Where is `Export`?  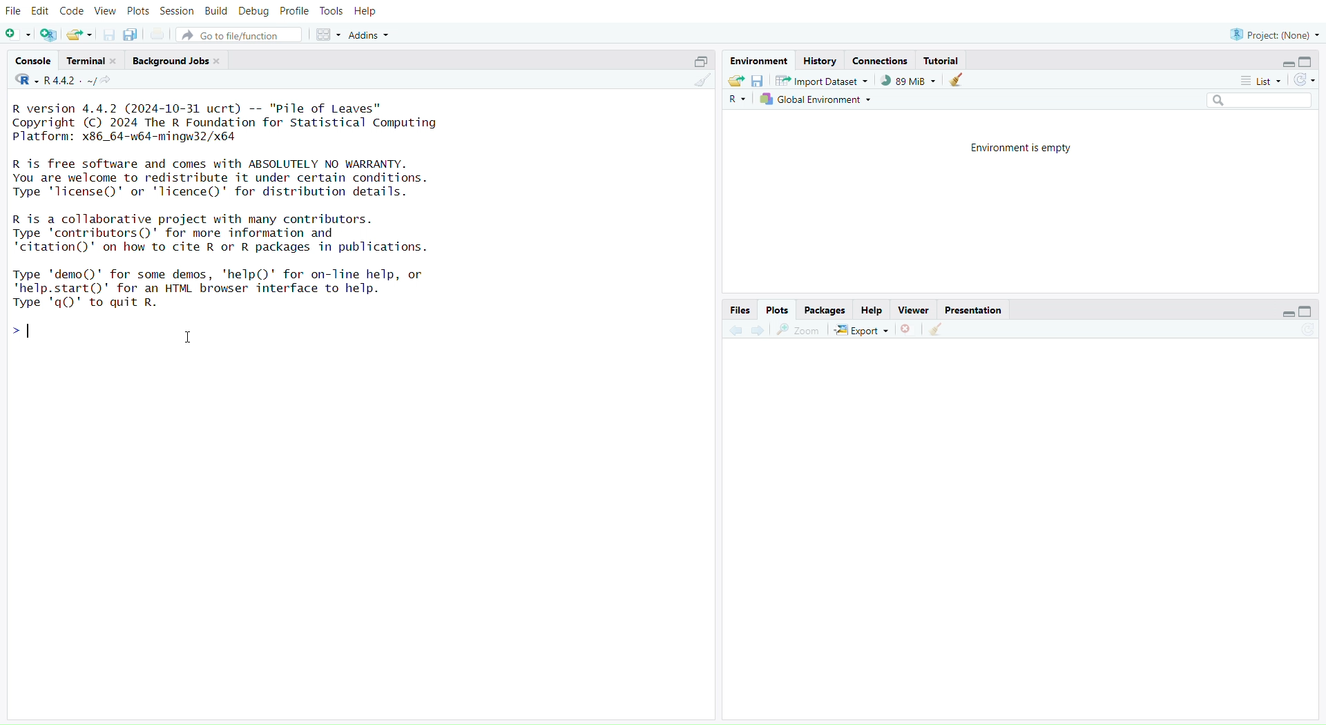 Export is located at coordinates (862, 329).